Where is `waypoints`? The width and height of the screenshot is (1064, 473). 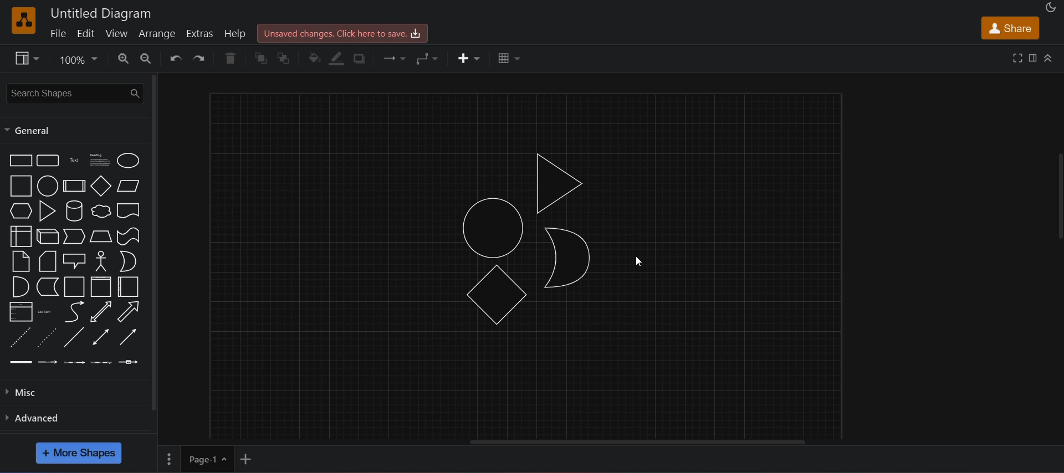
waypoints is located at coordinates (432, 59).